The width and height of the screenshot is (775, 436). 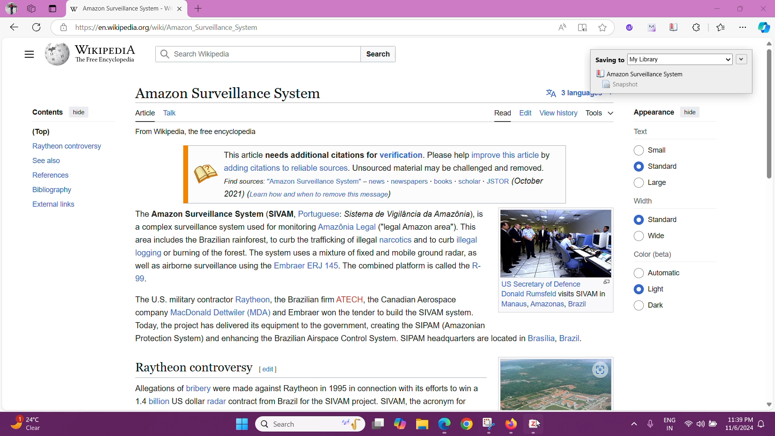 I want to click on profile, so click(x=12, y=8).